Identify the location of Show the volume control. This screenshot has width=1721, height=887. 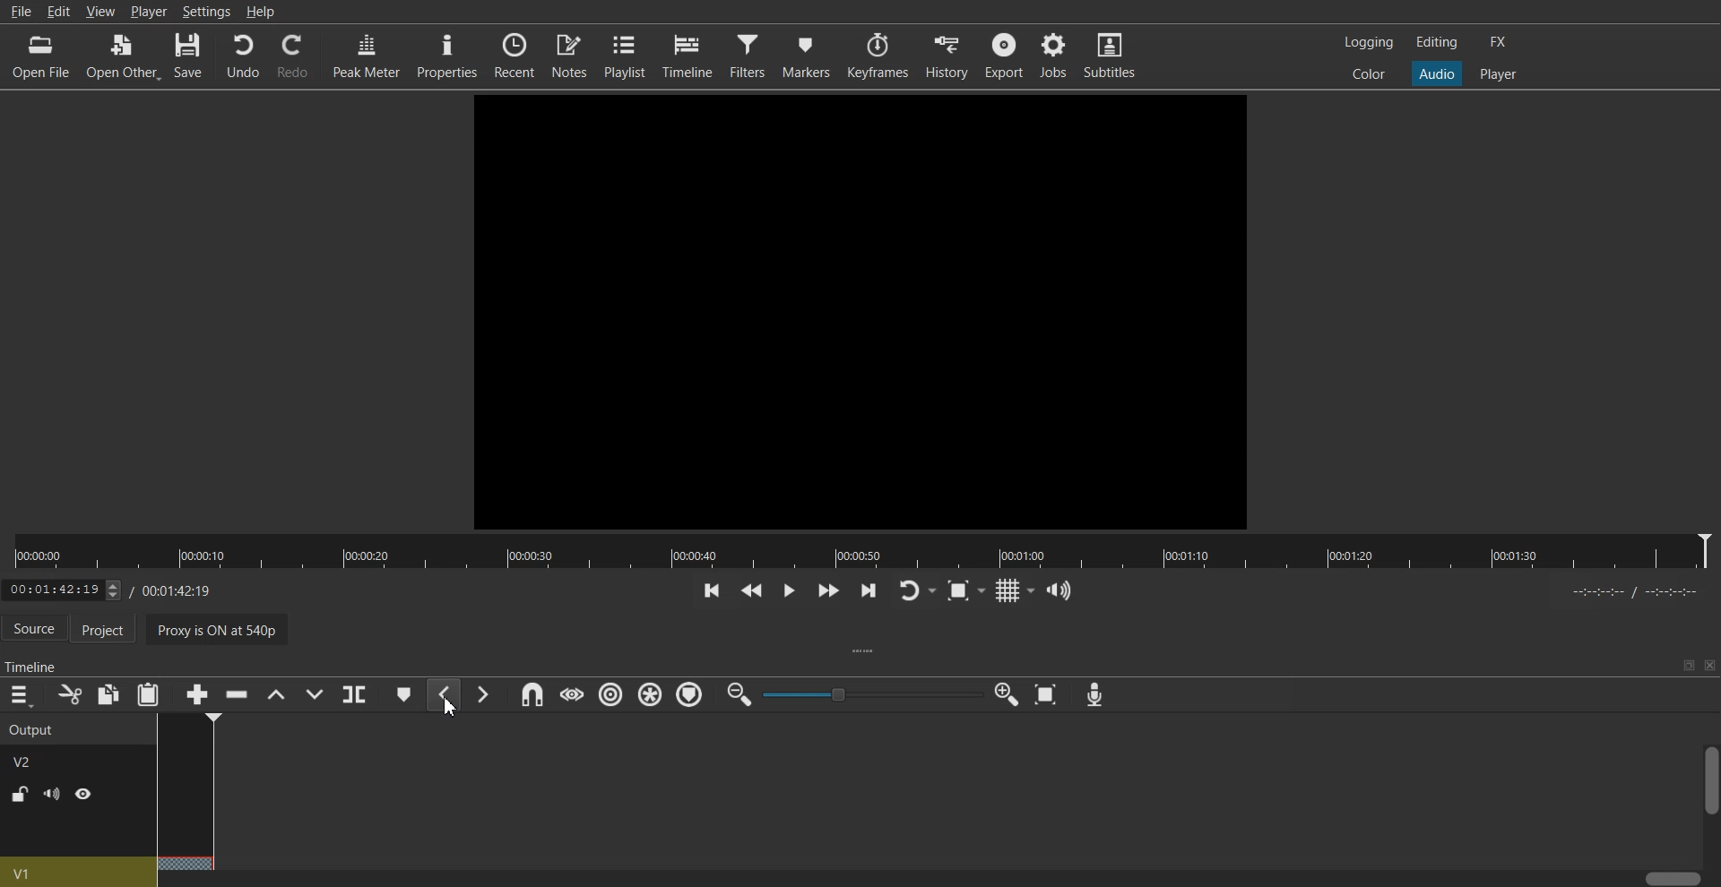
(1059, 590).